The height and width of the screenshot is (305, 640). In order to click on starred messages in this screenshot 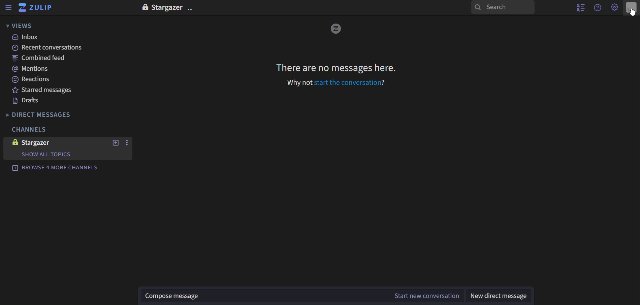, I will do `click(48, 91)`.